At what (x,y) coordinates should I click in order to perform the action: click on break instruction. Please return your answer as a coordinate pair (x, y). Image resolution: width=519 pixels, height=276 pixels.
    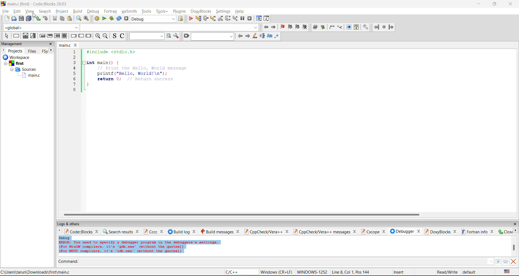
    Looking at the image, I should click on (74, 36).